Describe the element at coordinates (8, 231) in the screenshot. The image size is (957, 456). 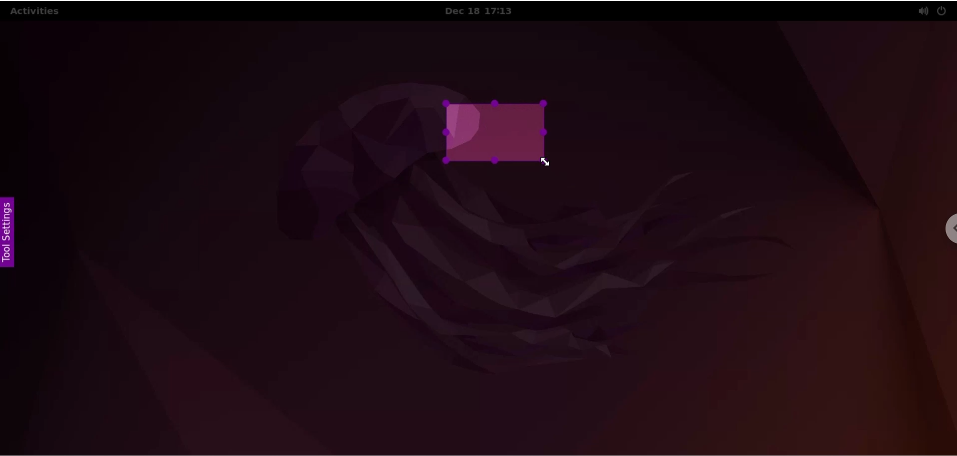
I see `settings` at that location.